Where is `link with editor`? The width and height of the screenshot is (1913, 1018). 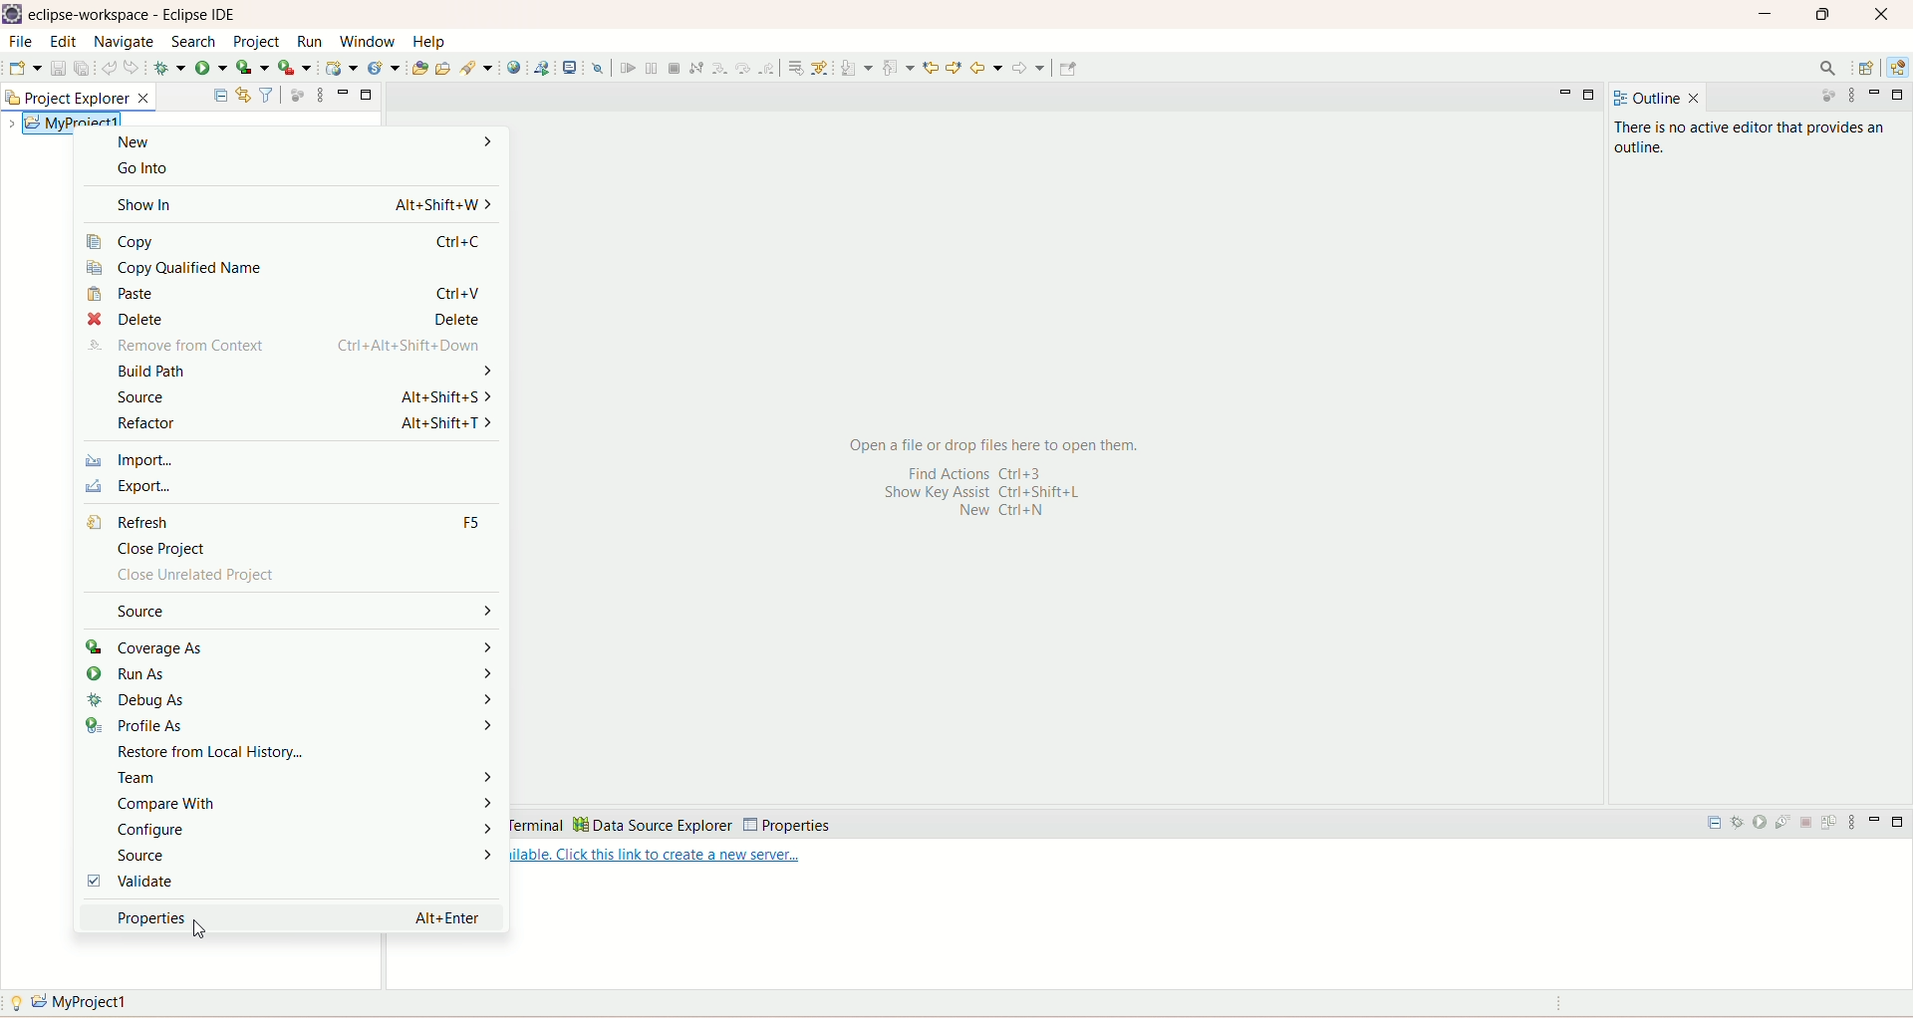
link with editor is located at coordinates (243, 93).